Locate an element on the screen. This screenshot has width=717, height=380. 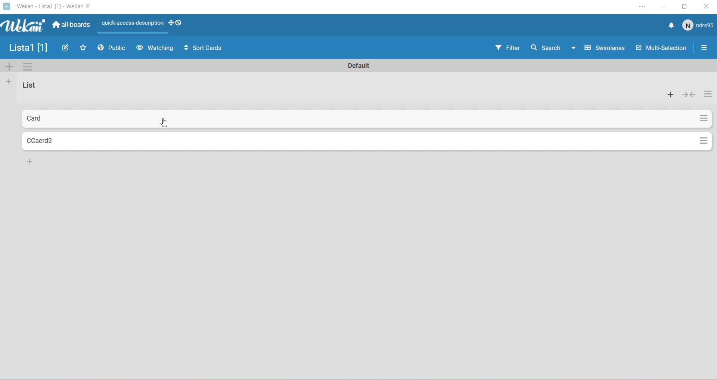
Settings is located at coordinates (702, 119).